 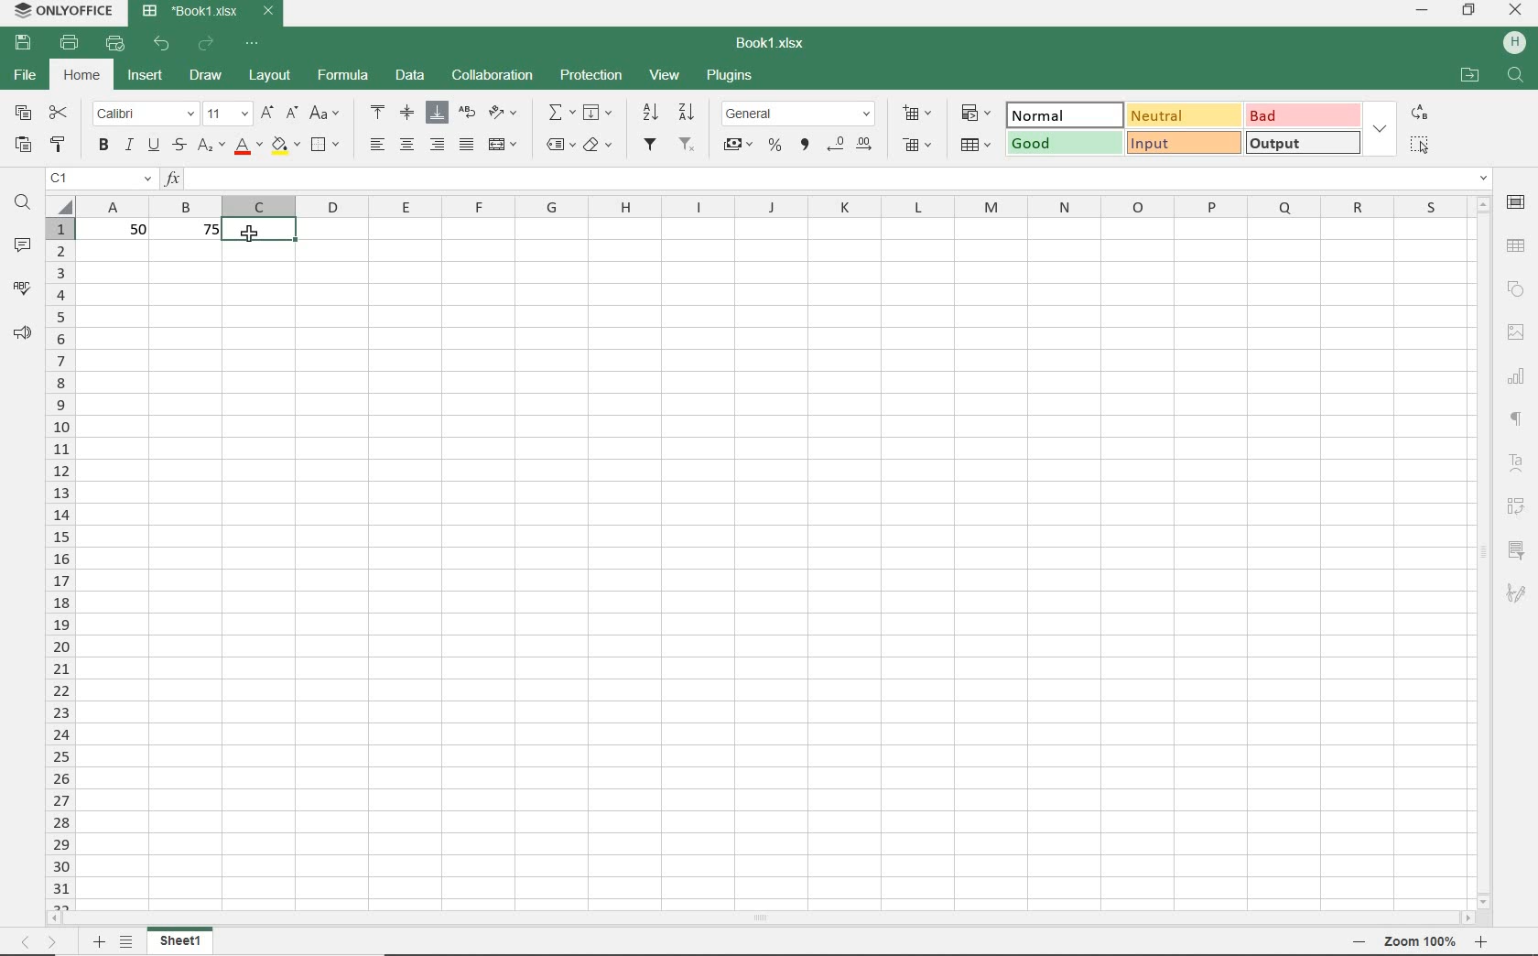 What do you see at coordinates (465, 113) in the screenshot?
I see `wrap text` at bounding box center [465, 113].